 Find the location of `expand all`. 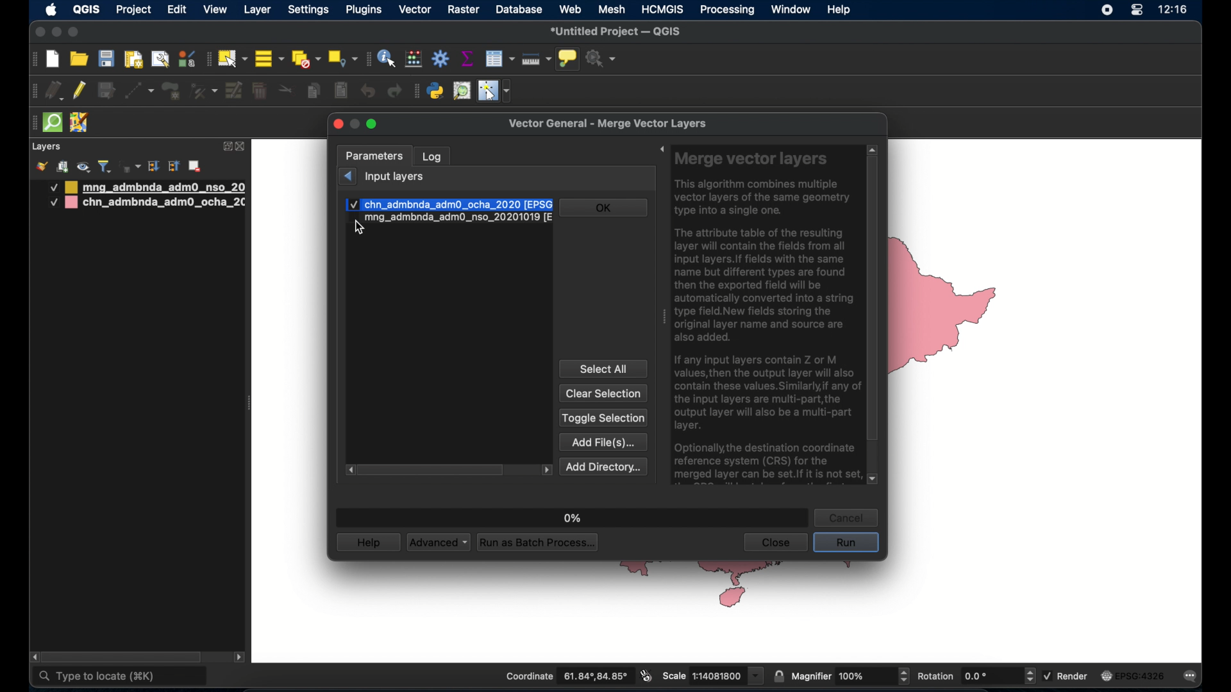

expand all is located at coordinates (153, 167).